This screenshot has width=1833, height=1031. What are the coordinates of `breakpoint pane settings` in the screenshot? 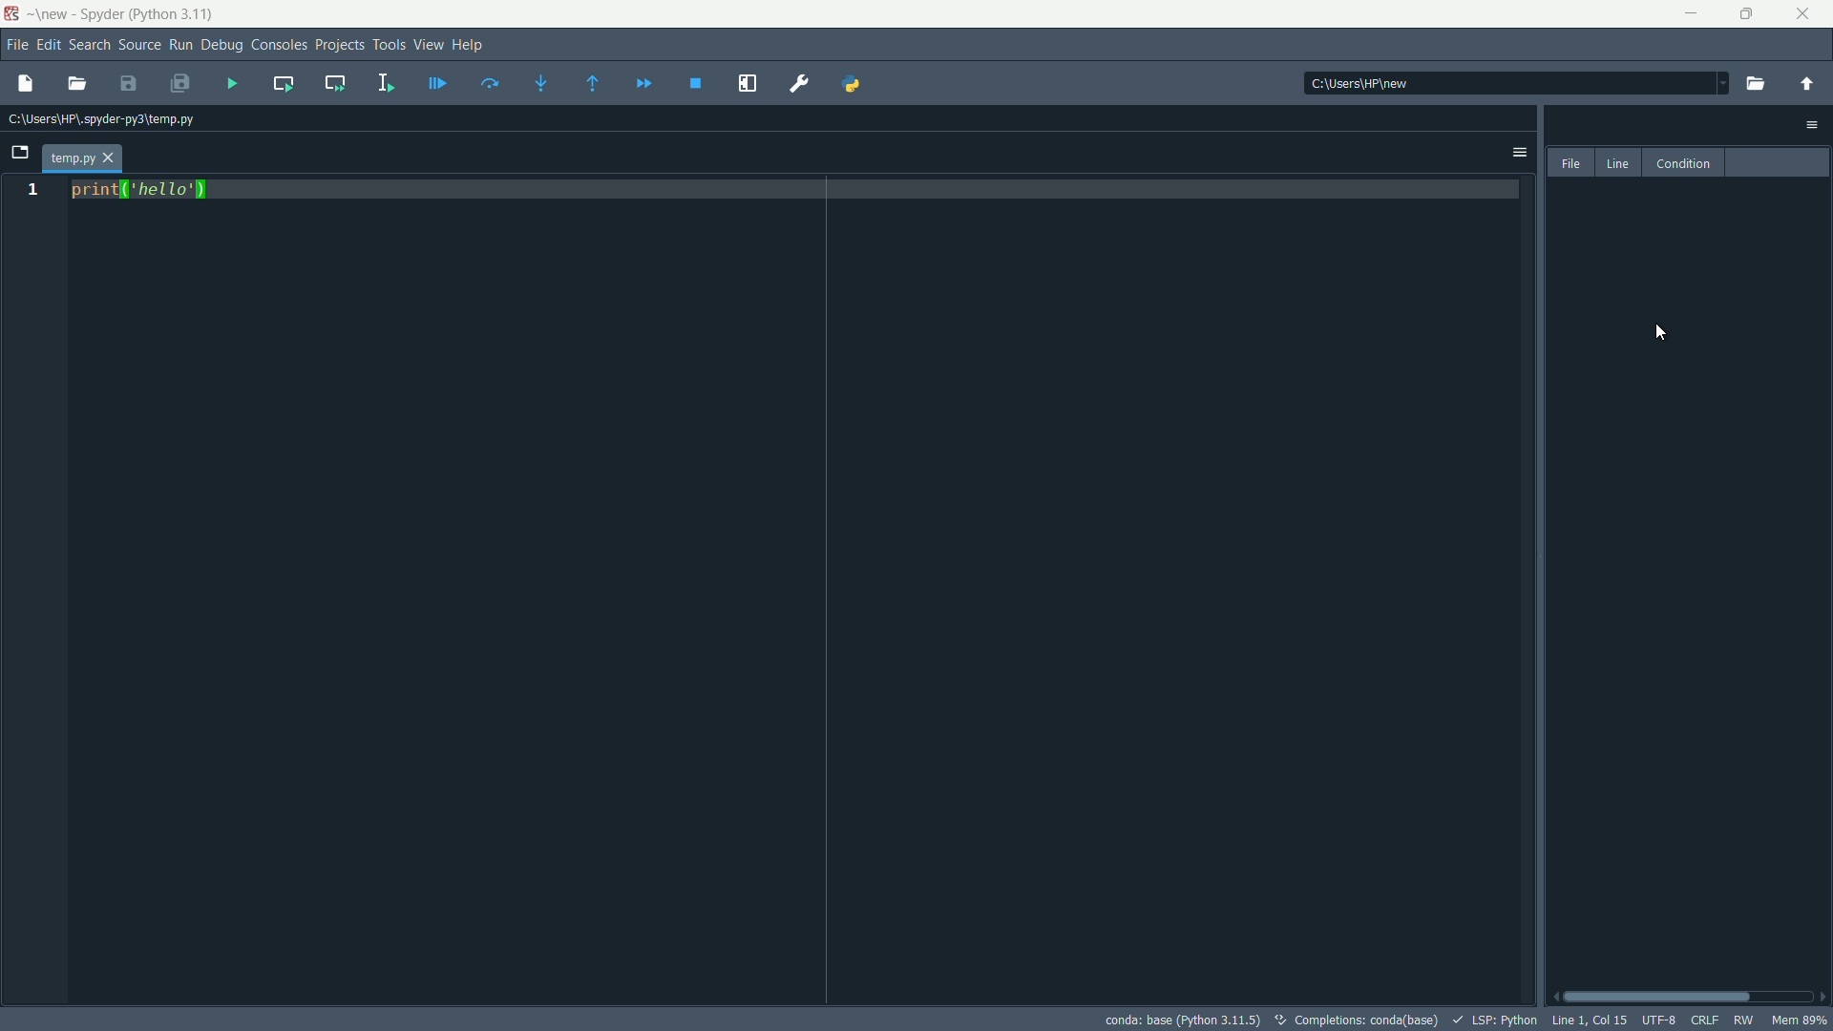 It's located at (1814, 125).